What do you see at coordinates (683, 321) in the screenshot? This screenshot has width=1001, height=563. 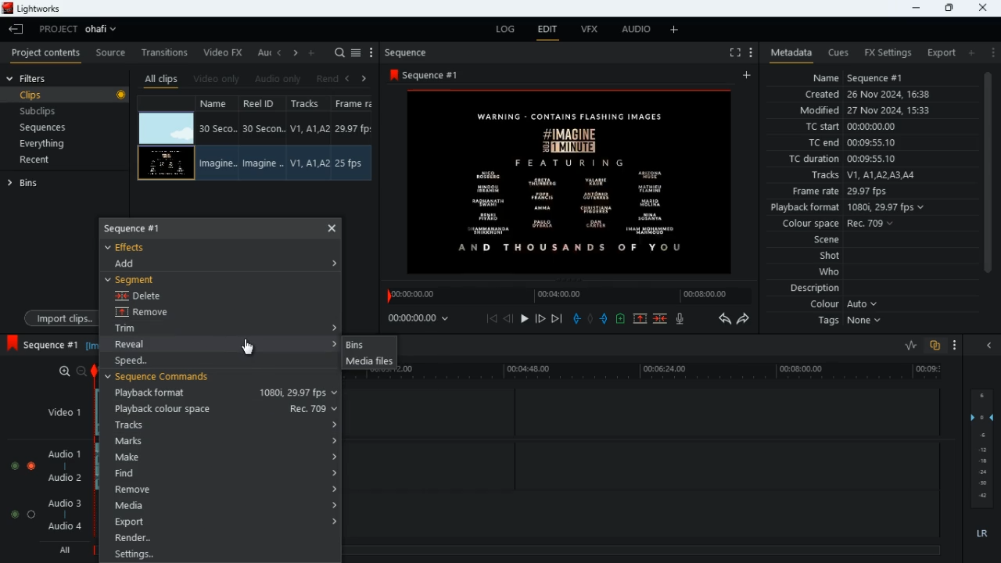 I see `mic` at bounding box center [683, 321].